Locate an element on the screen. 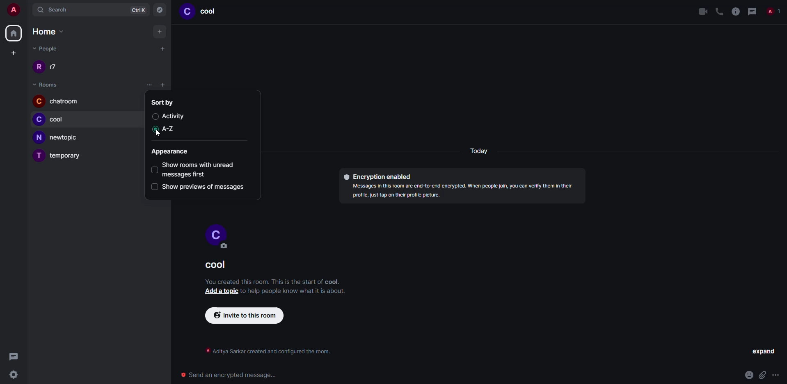 This screenshot has width=787, height=384. home is located at coordinates (48, 32).